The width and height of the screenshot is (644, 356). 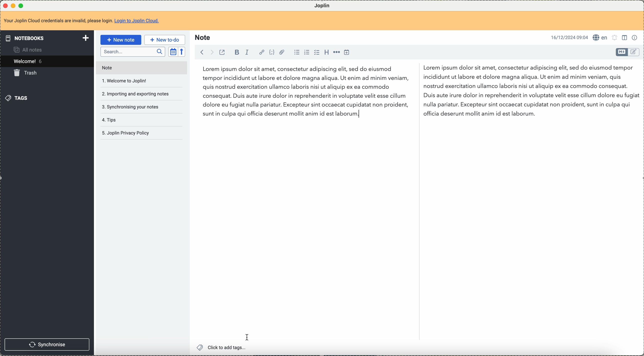 What do you see at coordinates (246, 336) in the screenshot?
I see `cursor` at bounding box center [246, 336].